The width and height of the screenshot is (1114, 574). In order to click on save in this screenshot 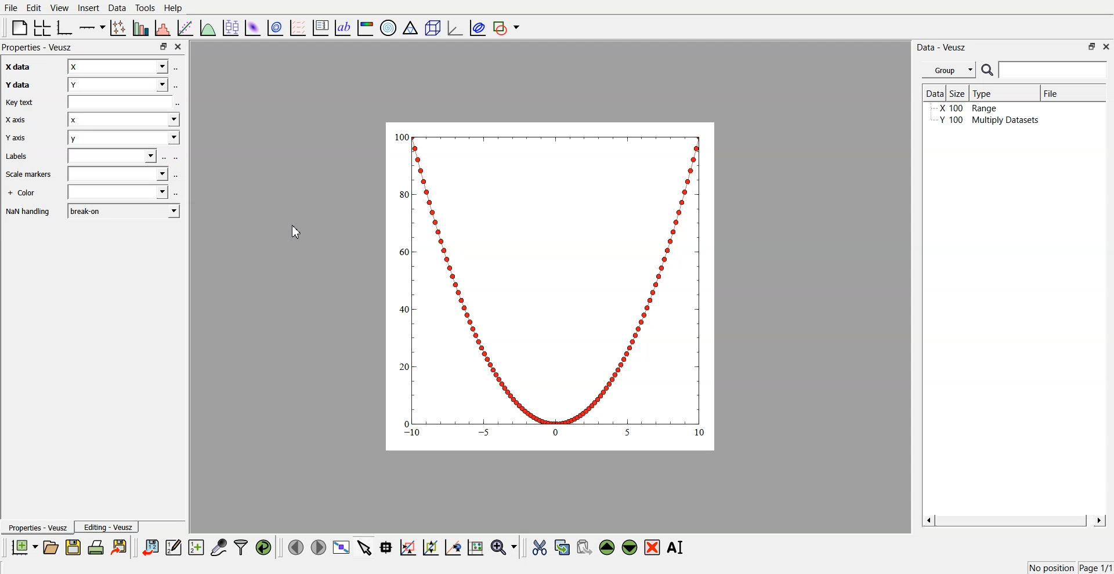, I will do `click(75, 547)`.